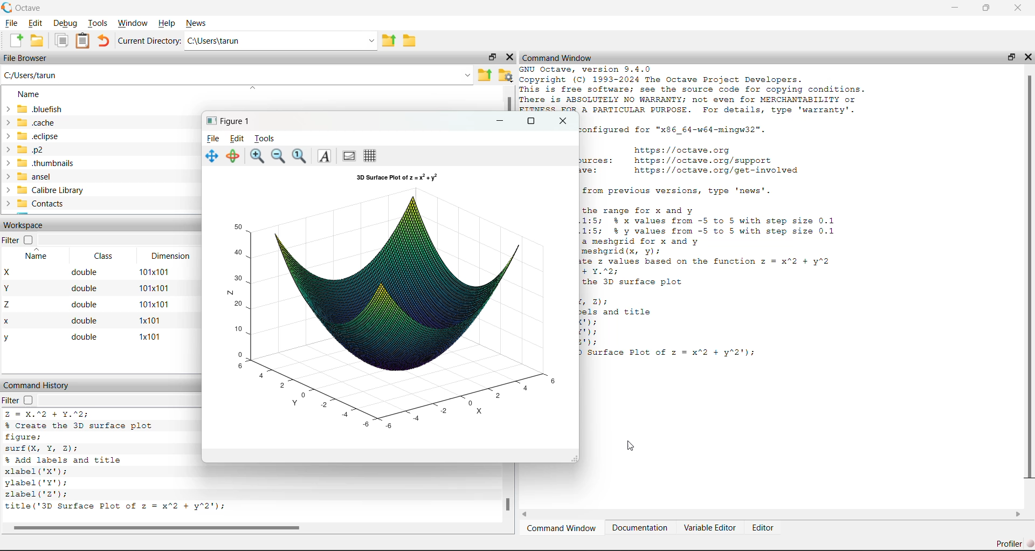 The width and height of the screenshot is (1035, 551). Describe the element at coordinates (509, 497) in the screenshot. I see `Scroll` at that location.